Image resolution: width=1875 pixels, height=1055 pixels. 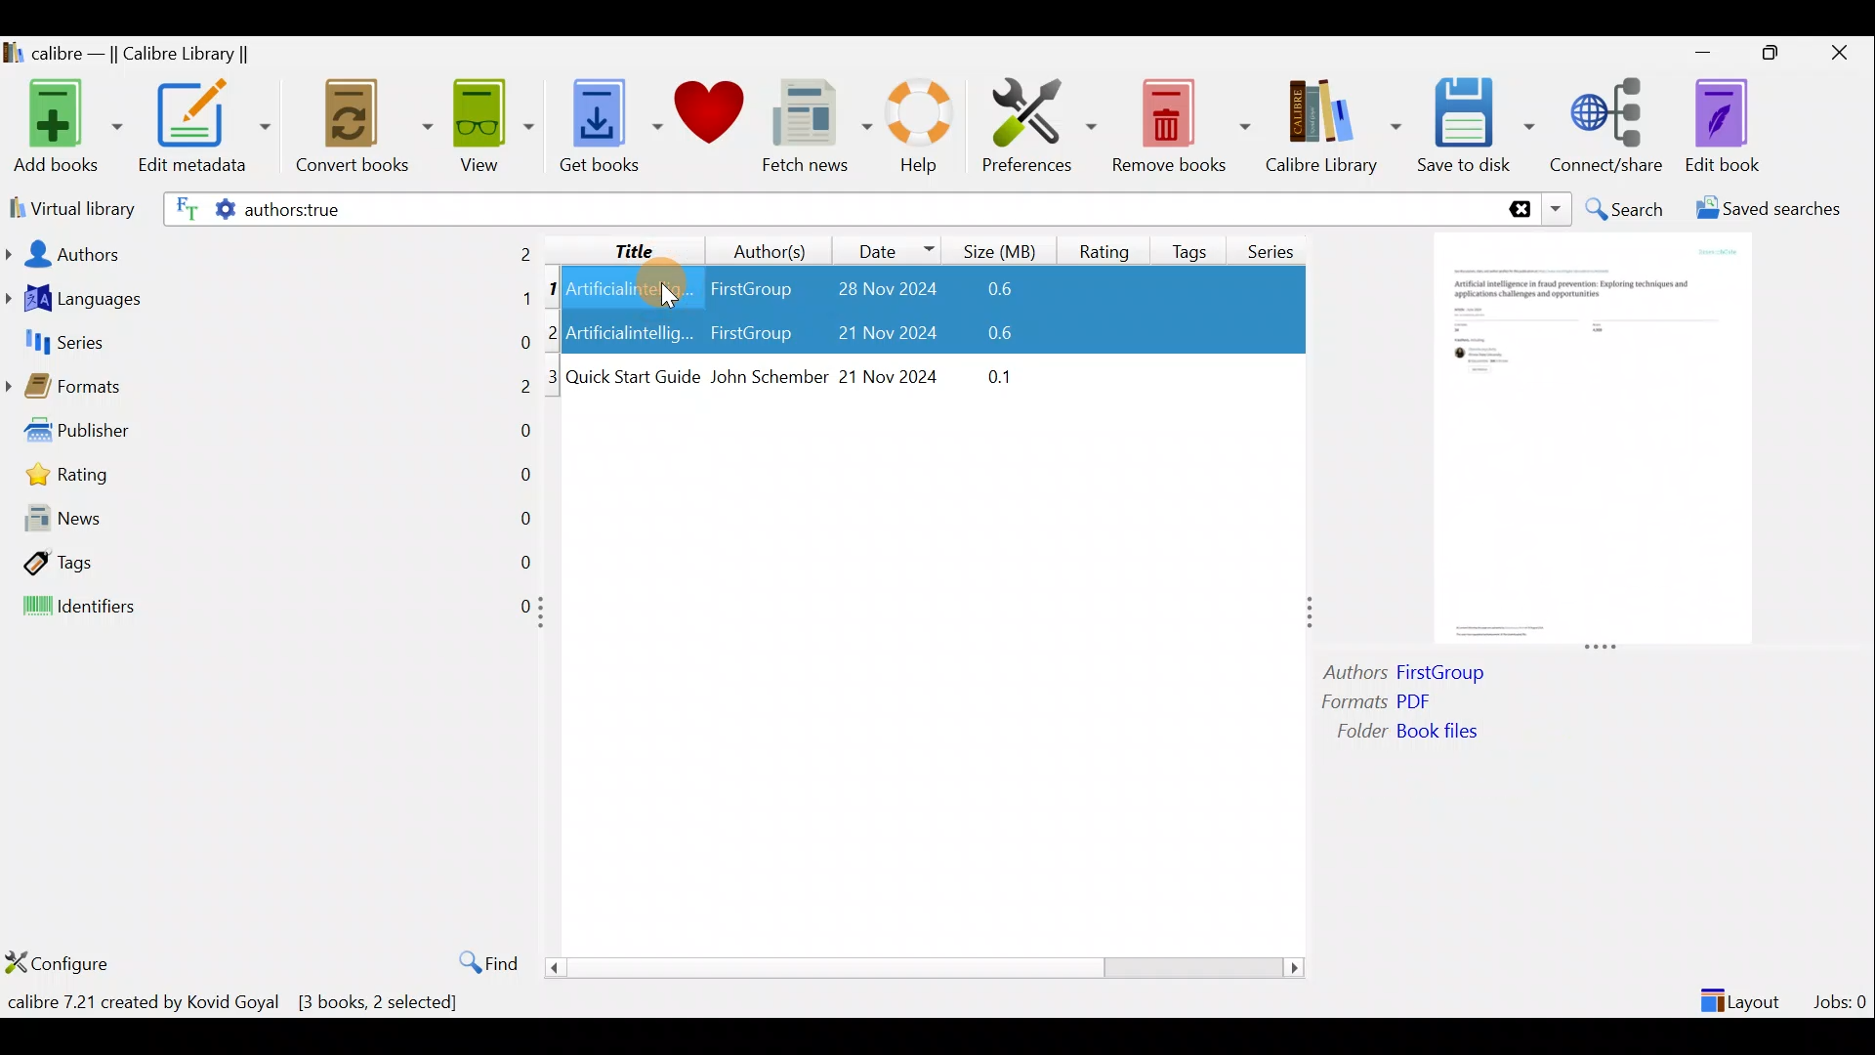 What do you see at coordinates (270, 561) in the screenshot?
I see `Tags` at bounding box center [270, 561].